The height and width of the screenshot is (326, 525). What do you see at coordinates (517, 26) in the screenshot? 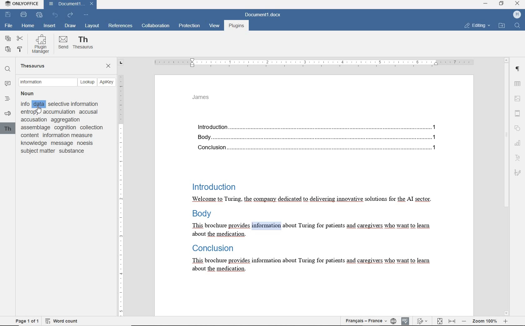
I see `FIND` at bounding box center [517, 26].